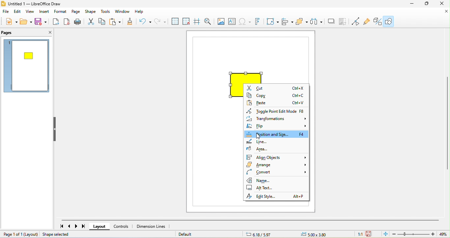 The image size is (450, 238). I want to click on cut, so click(91, 21).